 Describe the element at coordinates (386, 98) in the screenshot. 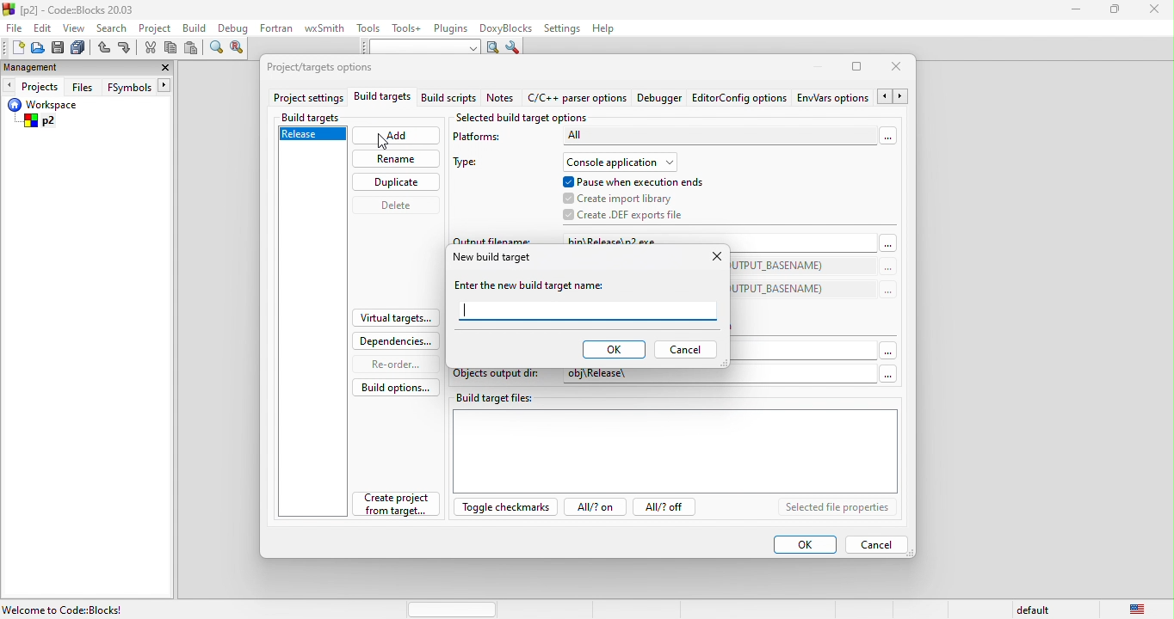

I see `build targets` at that location.